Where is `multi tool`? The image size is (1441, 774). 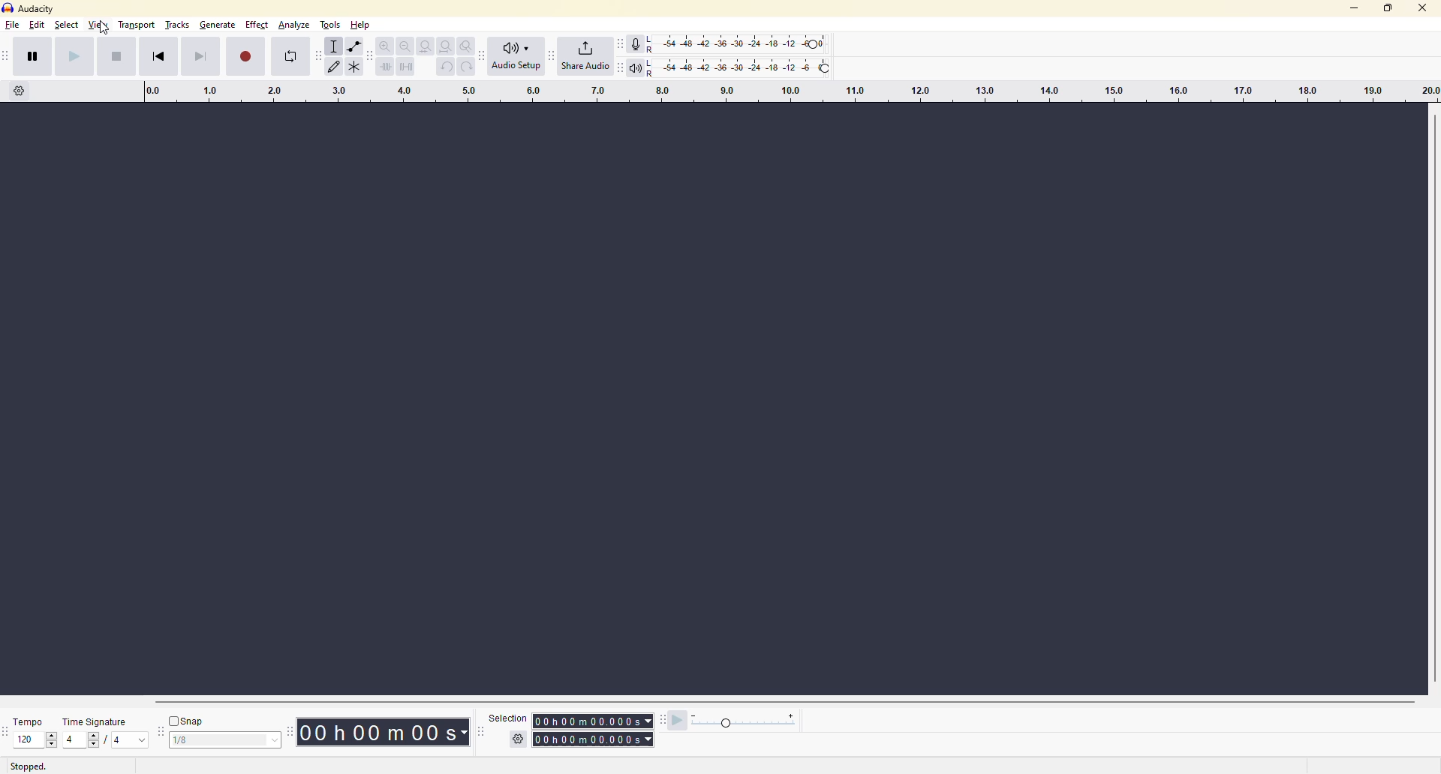
multi tool is located at coordinates (357, 68).